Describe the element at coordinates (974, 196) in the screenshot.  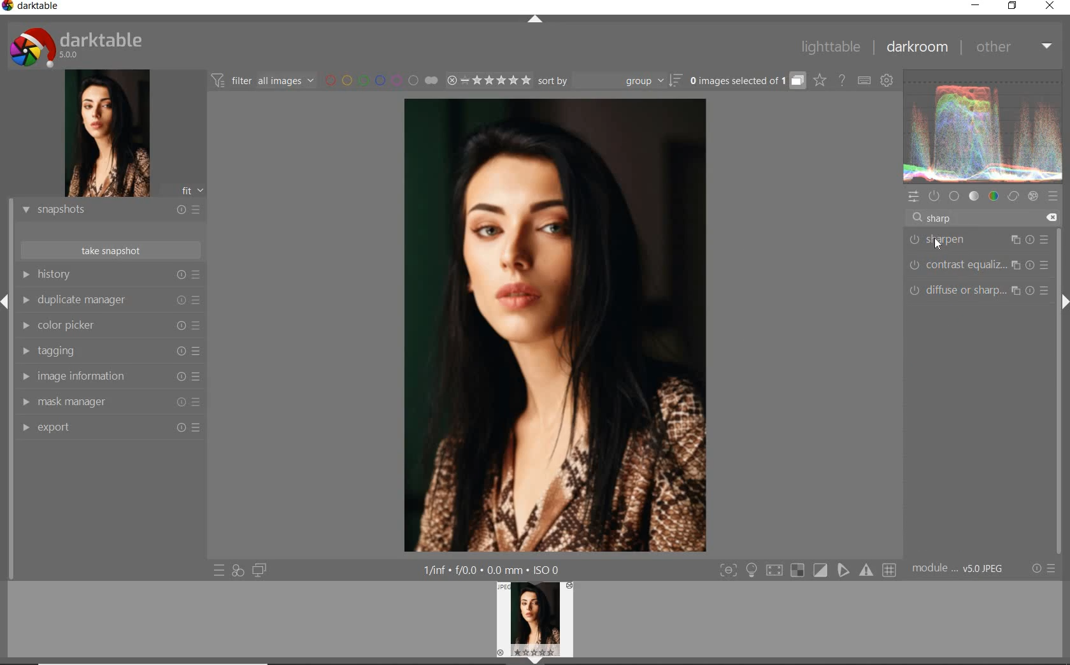
I see `tone` at that location.